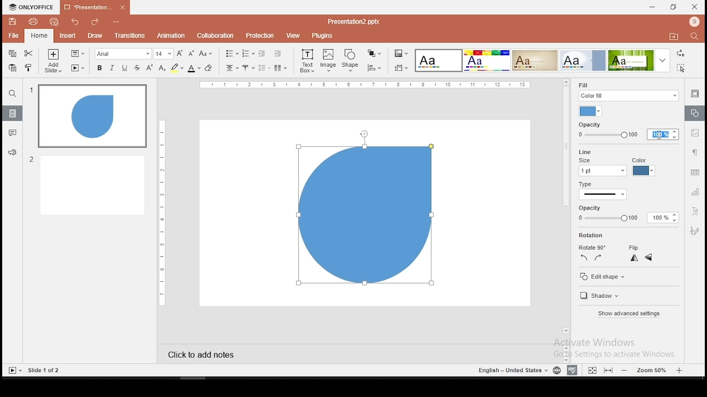 Image resolution: width=707 pixels, height=397 pixels. What do you see at coordinates (352, 22) in the screenshot?
I see `presentation` at bounding box center [352, 22].